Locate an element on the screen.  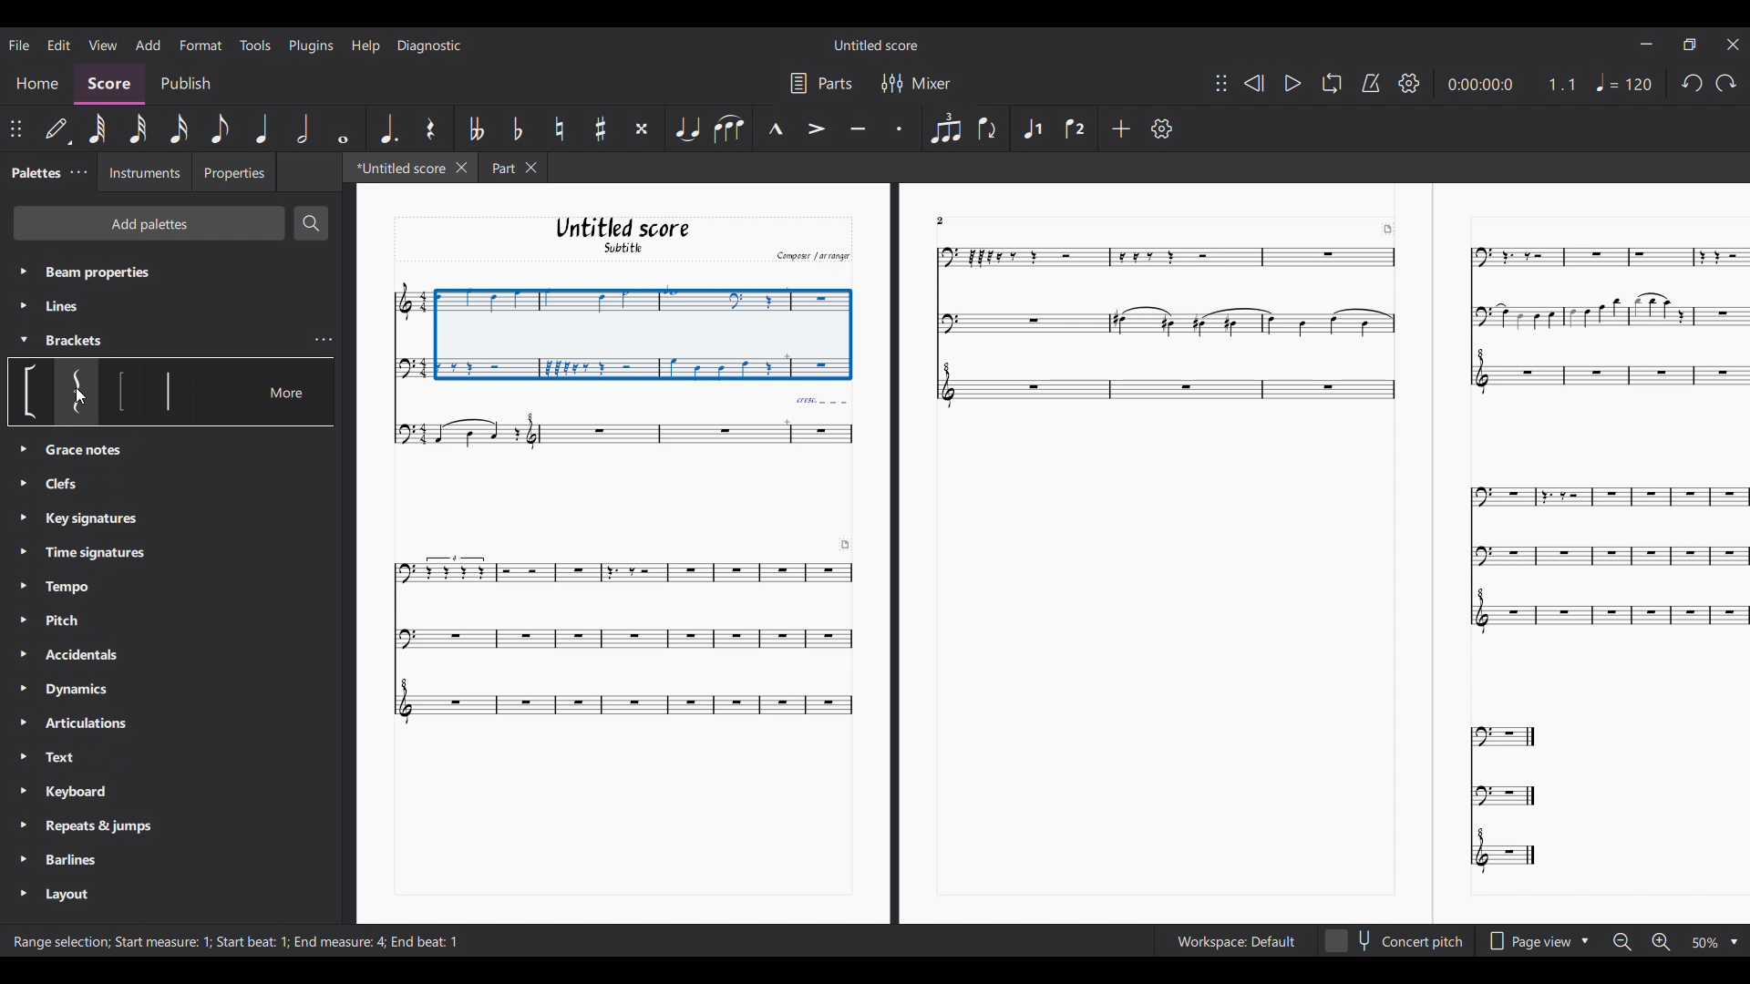
Toggle double sharp is located at coordinates (641, 128).